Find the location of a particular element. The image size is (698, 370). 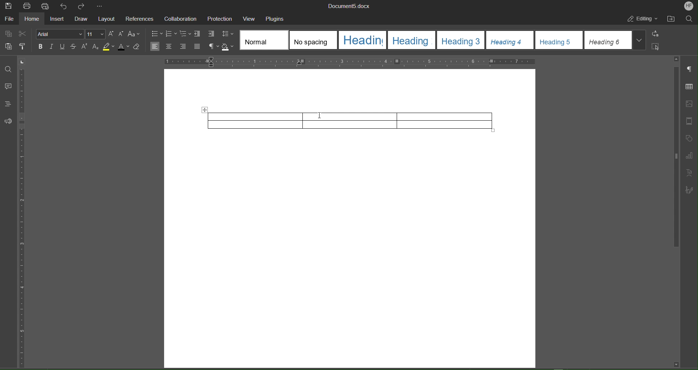

Signature is located at coordinates (691, 189).